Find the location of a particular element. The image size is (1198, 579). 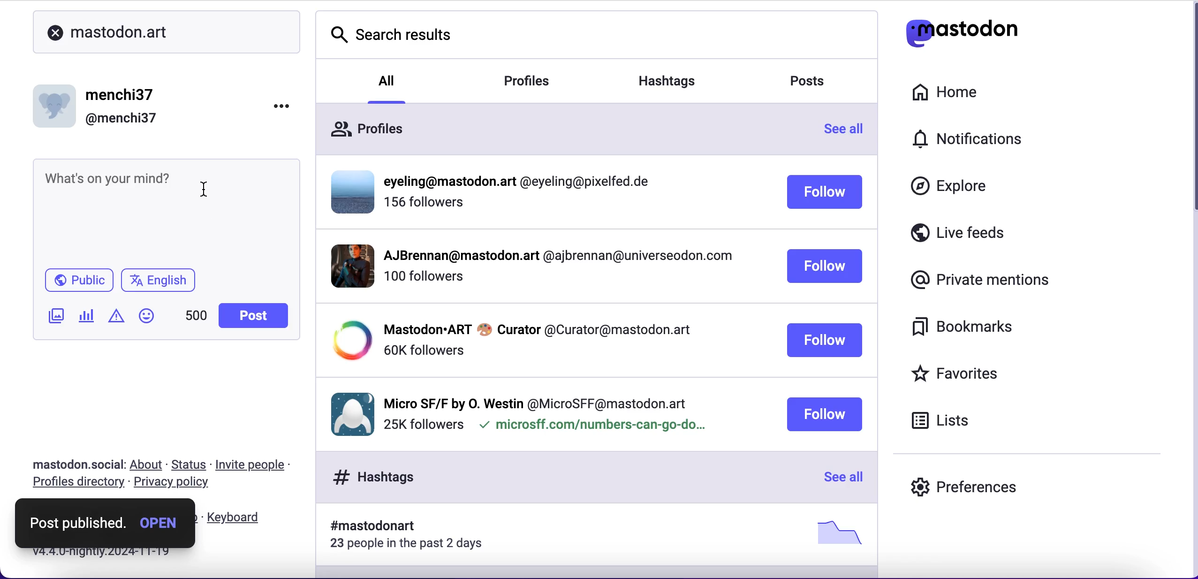

hashtag is located at coordinates (367, 526).